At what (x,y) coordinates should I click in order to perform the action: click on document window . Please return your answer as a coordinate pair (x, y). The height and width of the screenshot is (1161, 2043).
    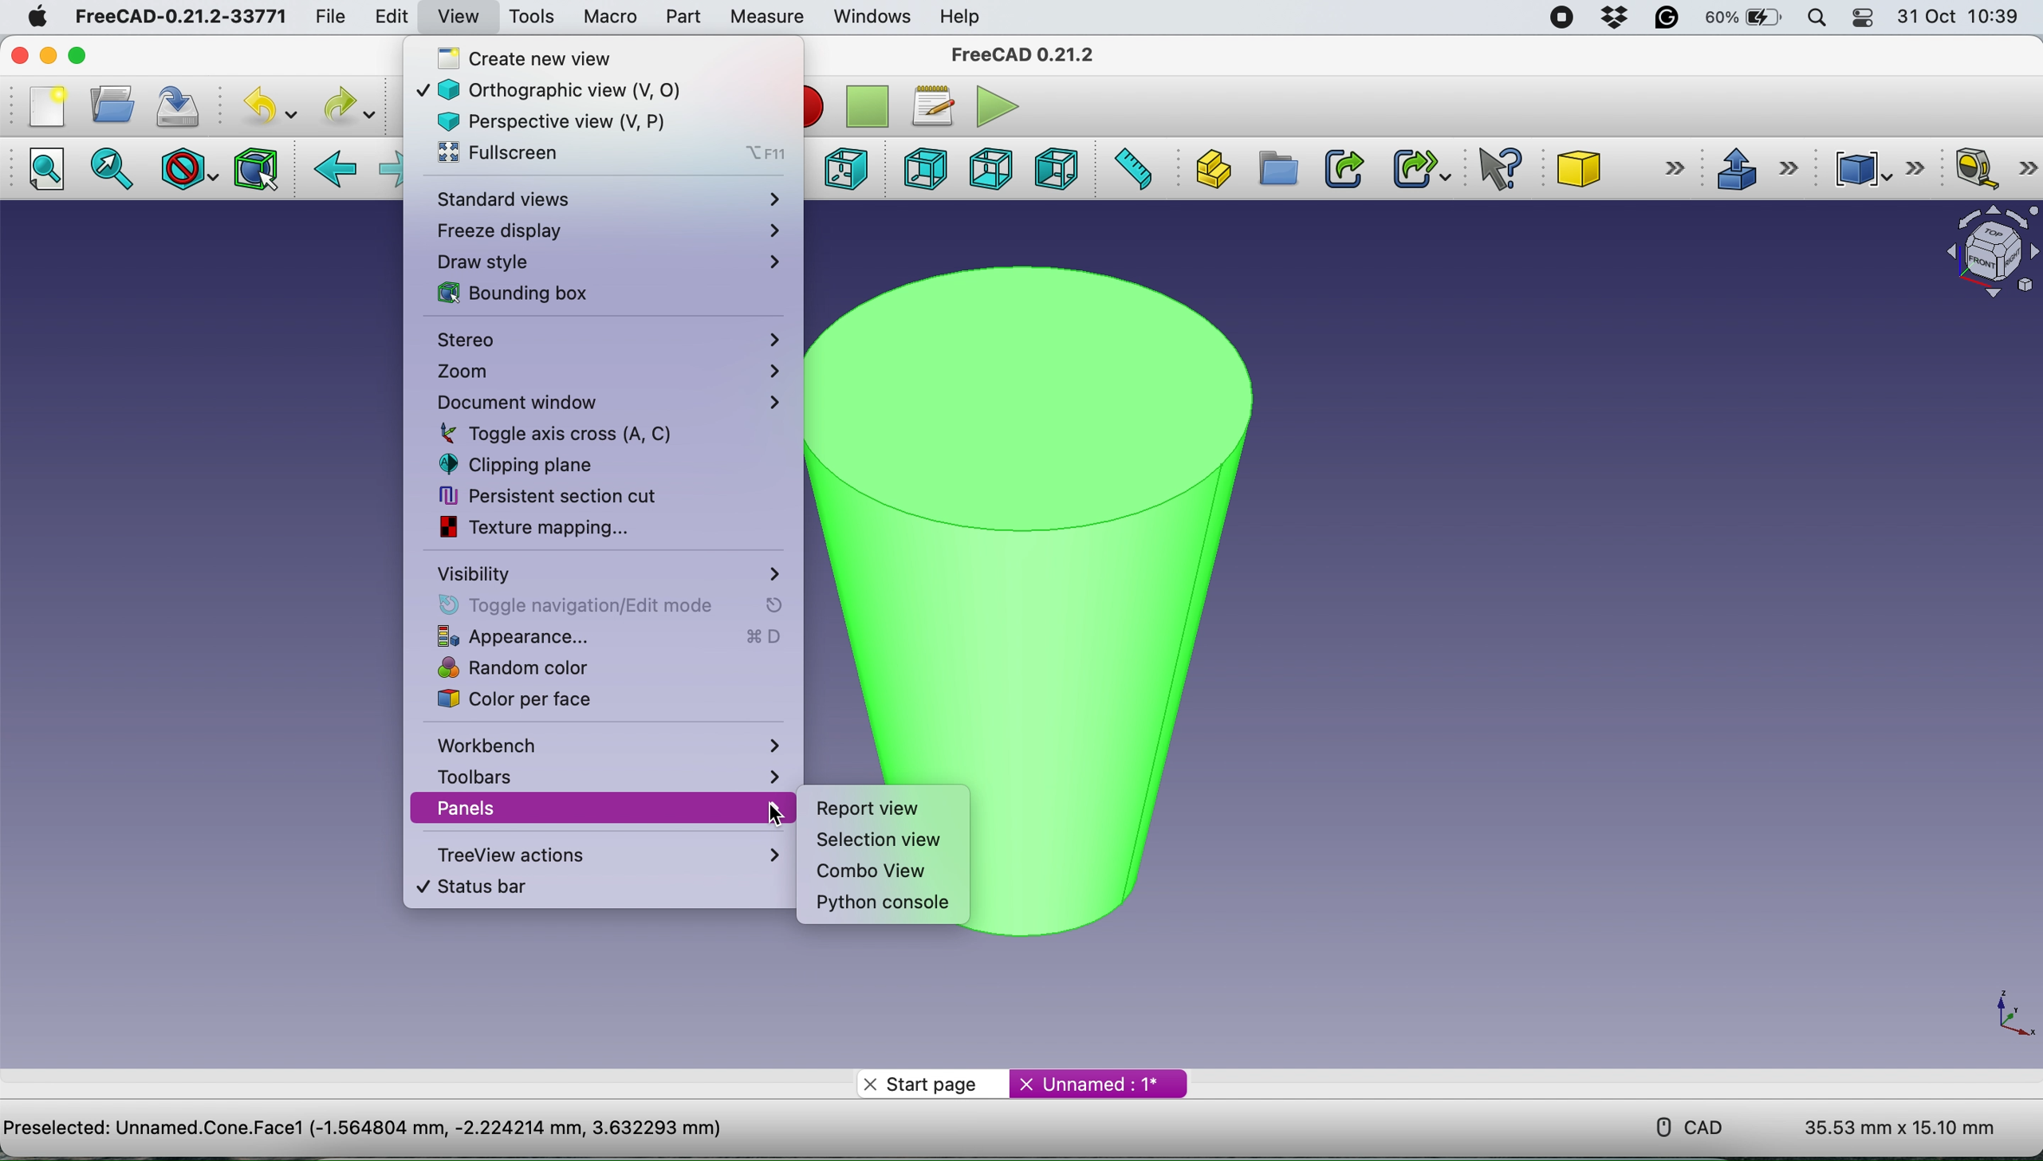
    Looking at the image, I should click on (605, 403).